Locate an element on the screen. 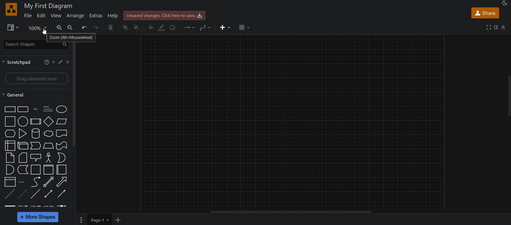 Image resolution: width=511 pixels, height=225 pixels. scroll is located at coordinates (508, 92).